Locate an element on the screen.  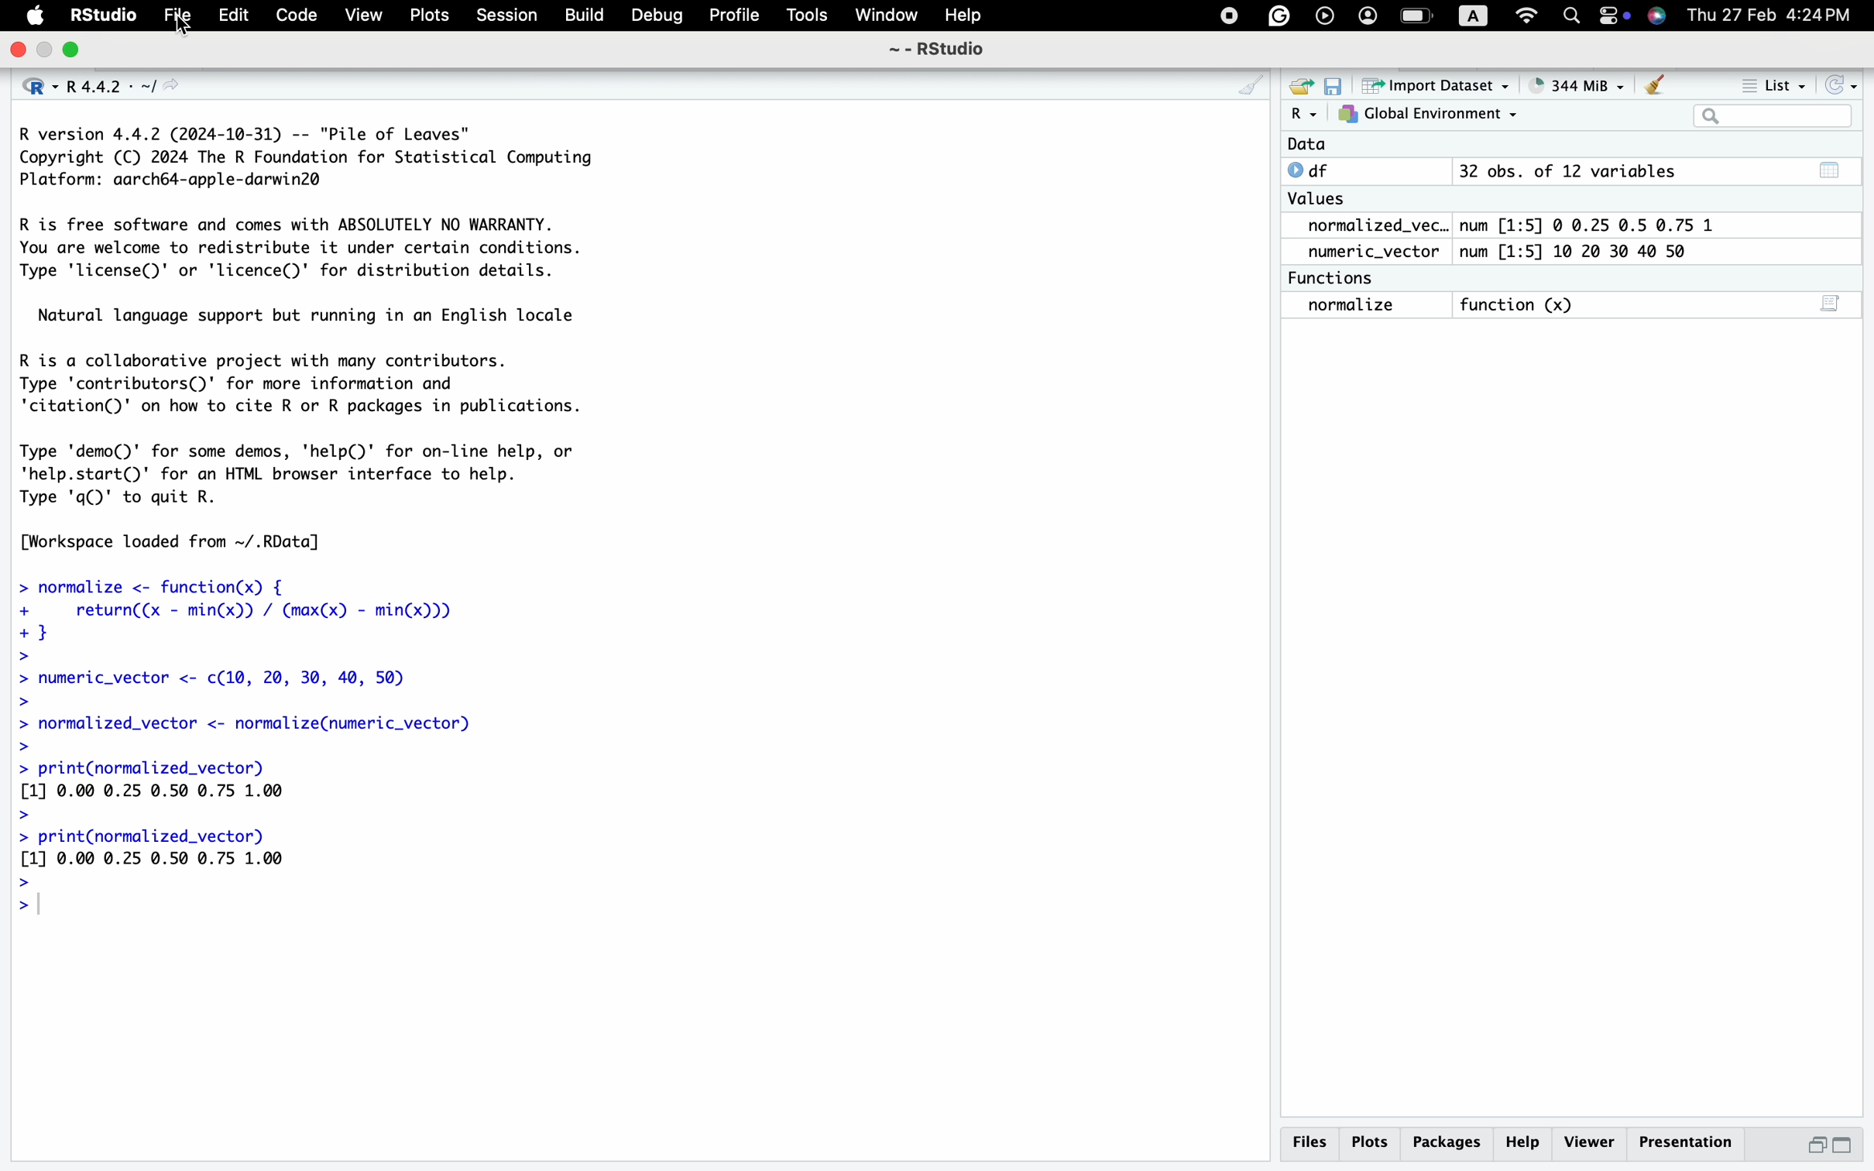
Global Environment is located at coordinates (1426, 115).